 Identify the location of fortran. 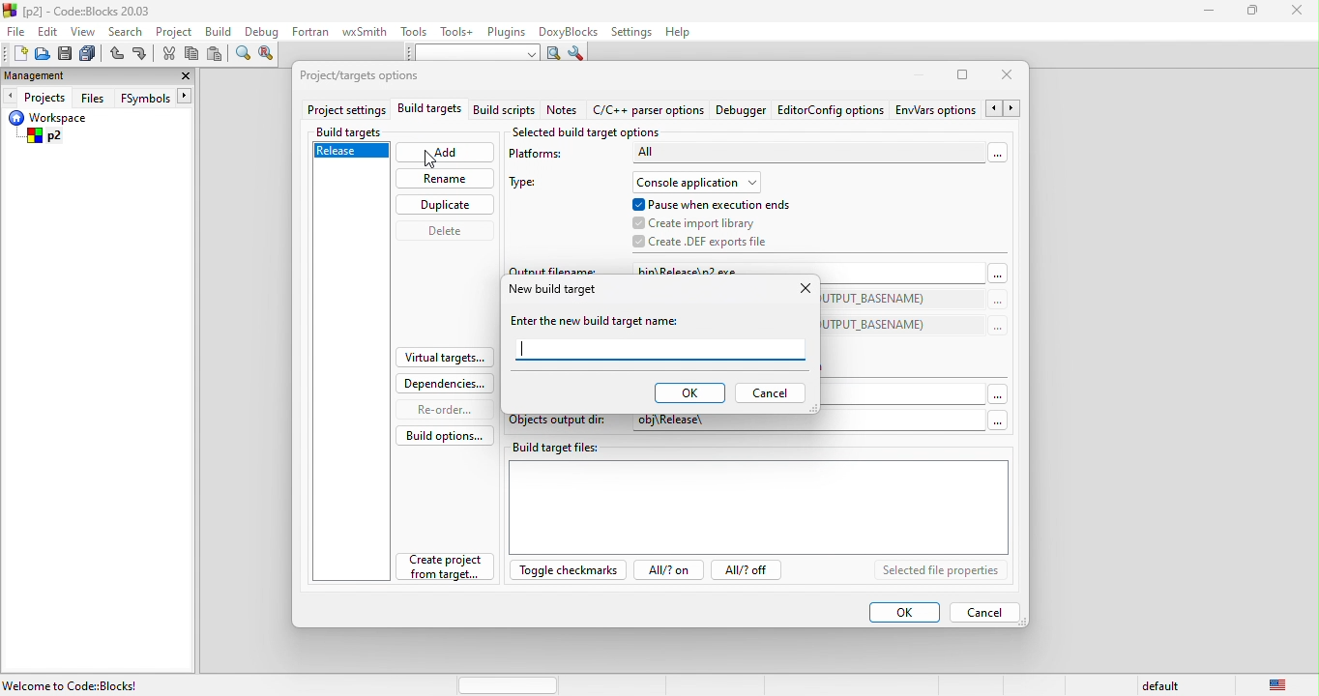
(312, 31).